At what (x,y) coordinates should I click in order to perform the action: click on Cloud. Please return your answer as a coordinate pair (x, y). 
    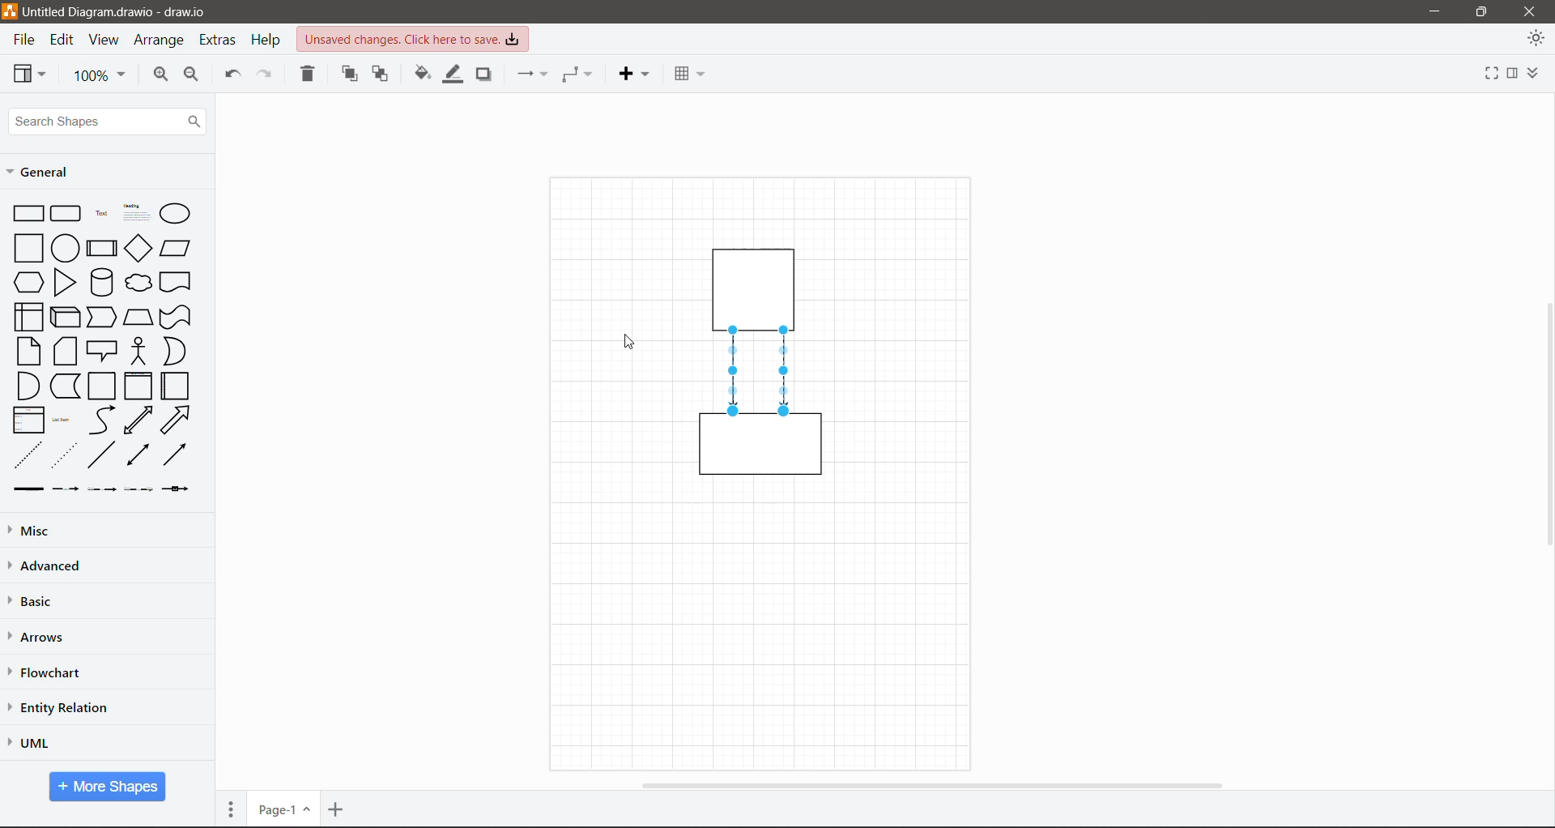
    Looking at the image, I should click on (139, 283).